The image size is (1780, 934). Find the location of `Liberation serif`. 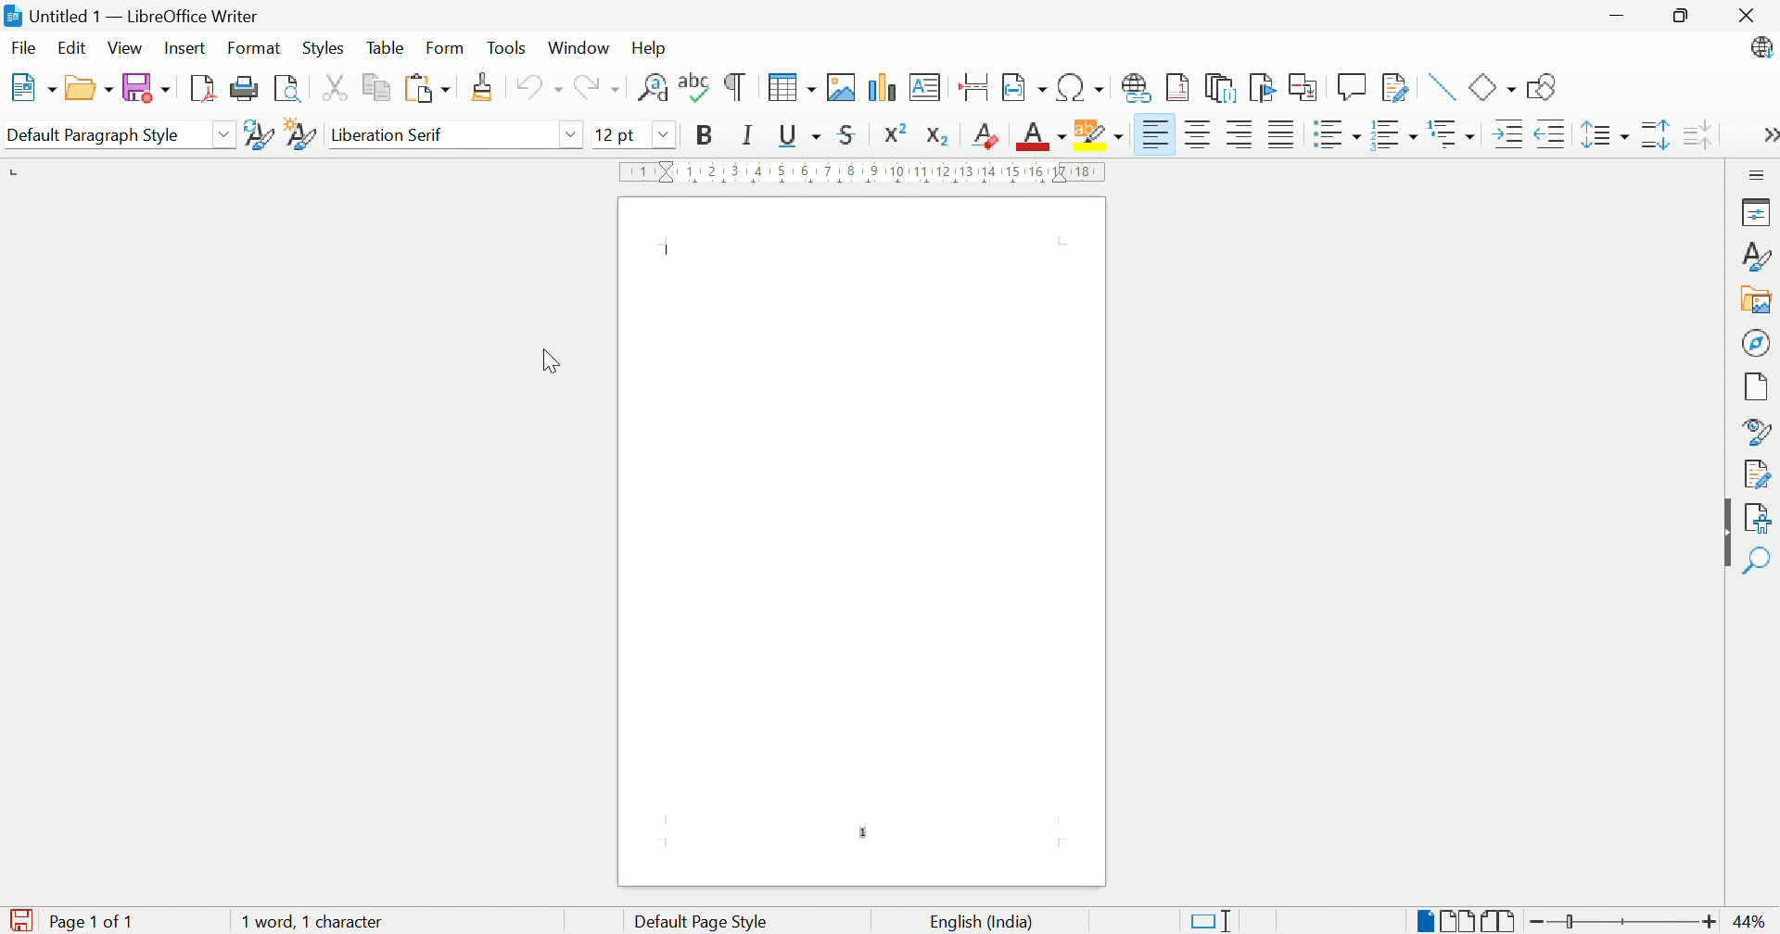

Liberation serif is located at coordinates (387, 134).